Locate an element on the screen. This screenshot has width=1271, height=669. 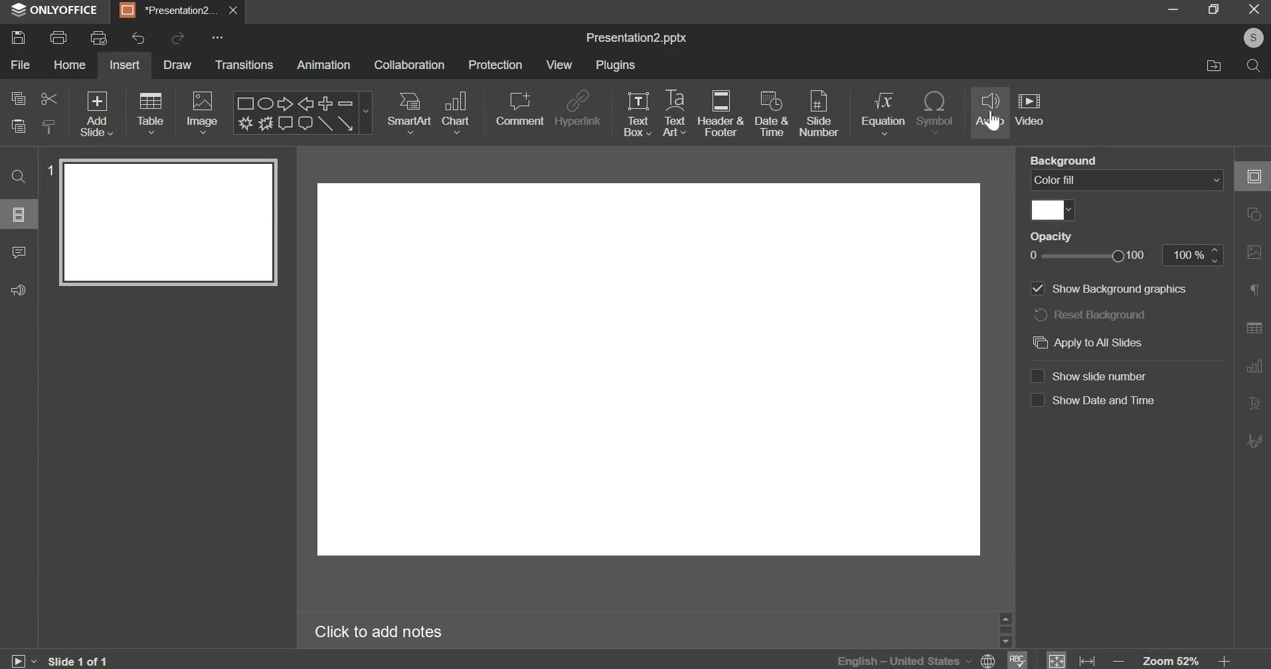
print is located at coordinates (59, 38).